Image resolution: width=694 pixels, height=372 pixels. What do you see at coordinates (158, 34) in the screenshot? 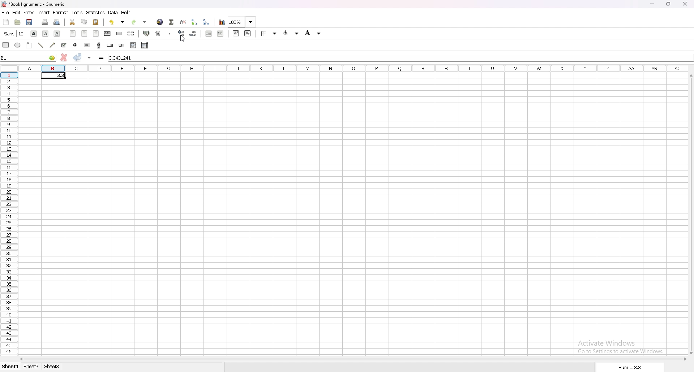
I see `percentage` at bounding box center [158, 34].